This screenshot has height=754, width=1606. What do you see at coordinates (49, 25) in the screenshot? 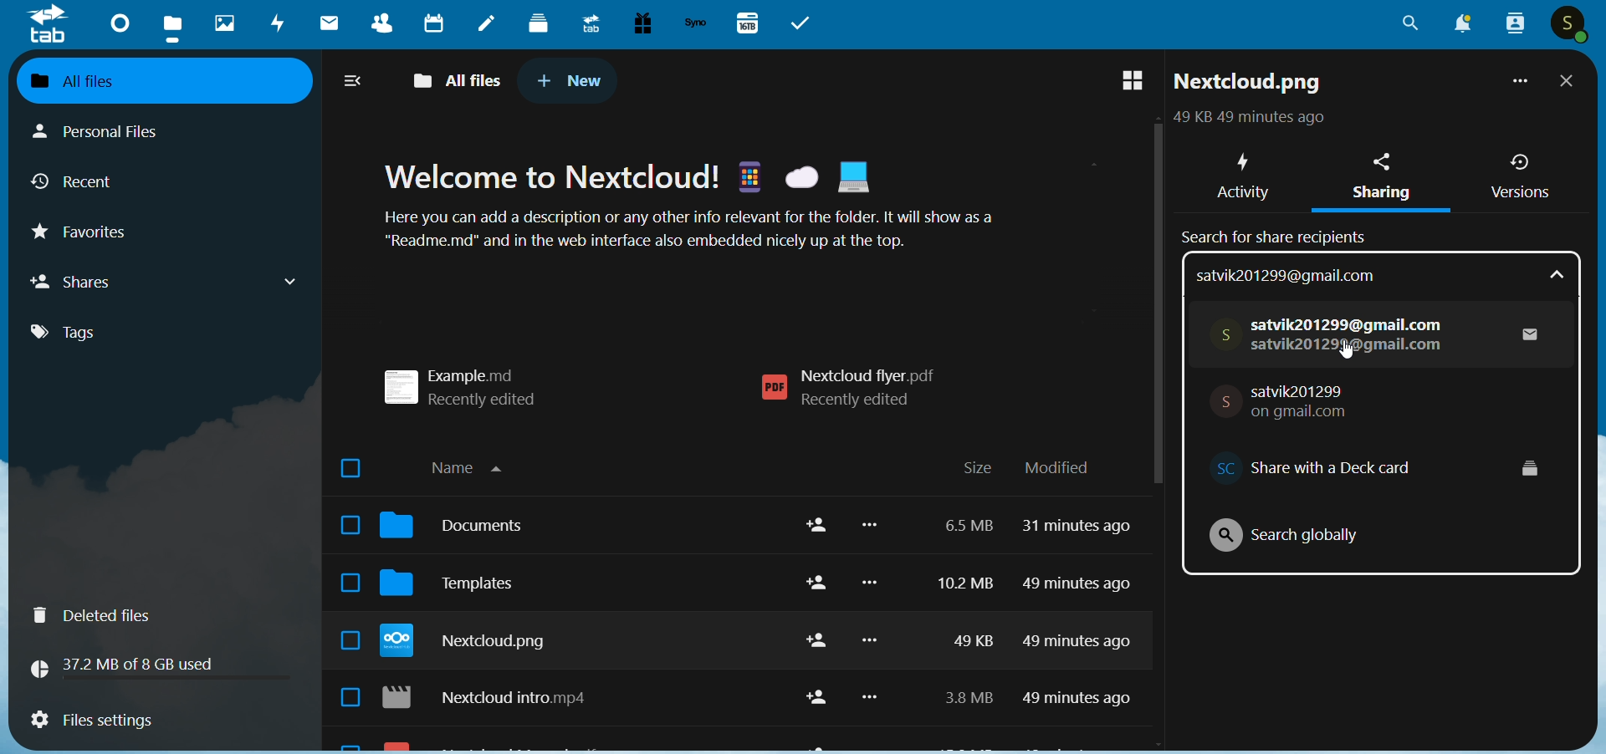
I see `logo` at bounding box center [49, 25].